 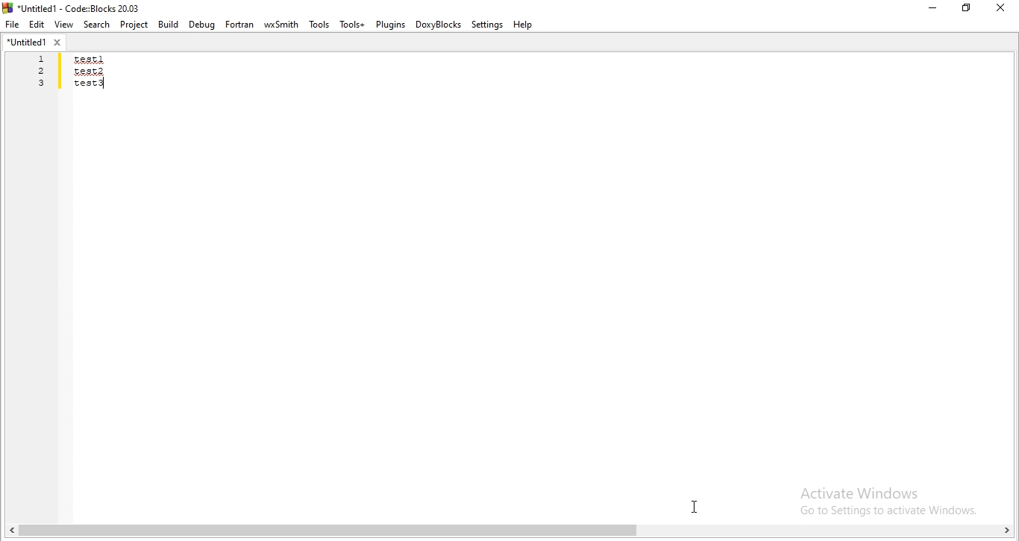 What do you see at coordinates (134, 25) in the screenshot?
I see `Project ` at bounding box center [134, 25].